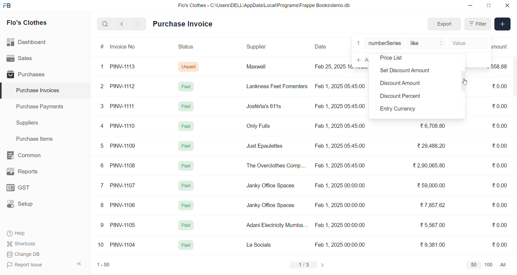  Describe the element at coordinates (477, 24) in the screenshot. I see `Filter` at that location.